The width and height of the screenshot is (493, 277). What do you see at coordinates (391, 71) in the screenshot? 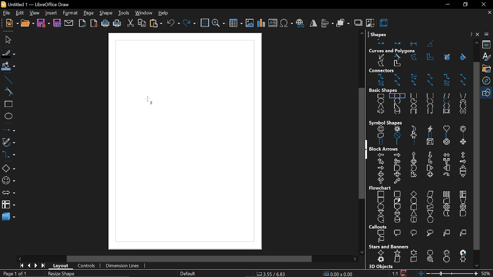
I see `connectors` at bounding box center [391, 71].